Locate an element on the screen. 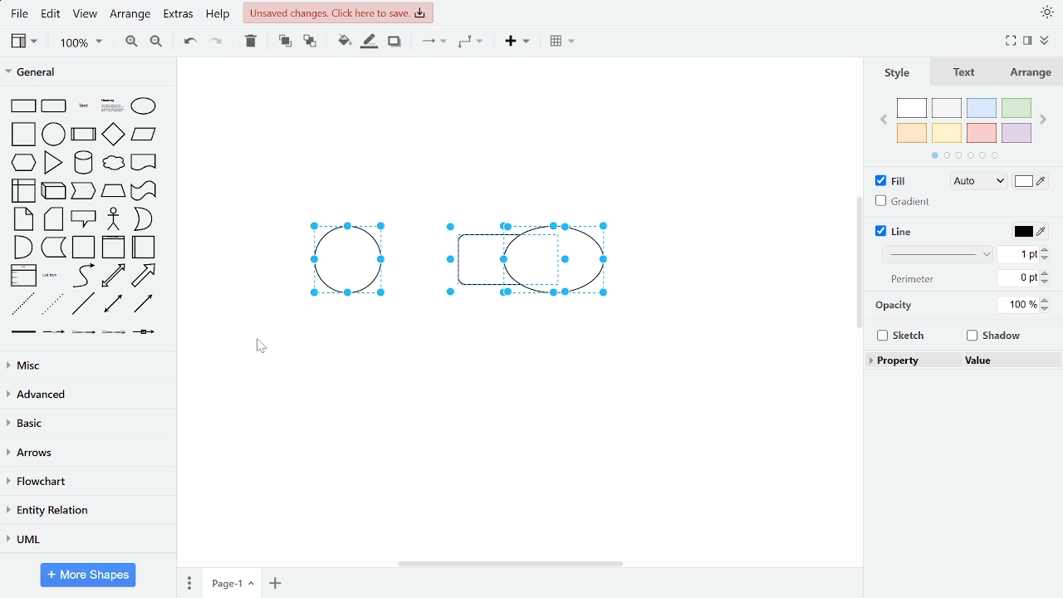 The image size is (1063, 598). more shapes is located at coordinates (90, 575).